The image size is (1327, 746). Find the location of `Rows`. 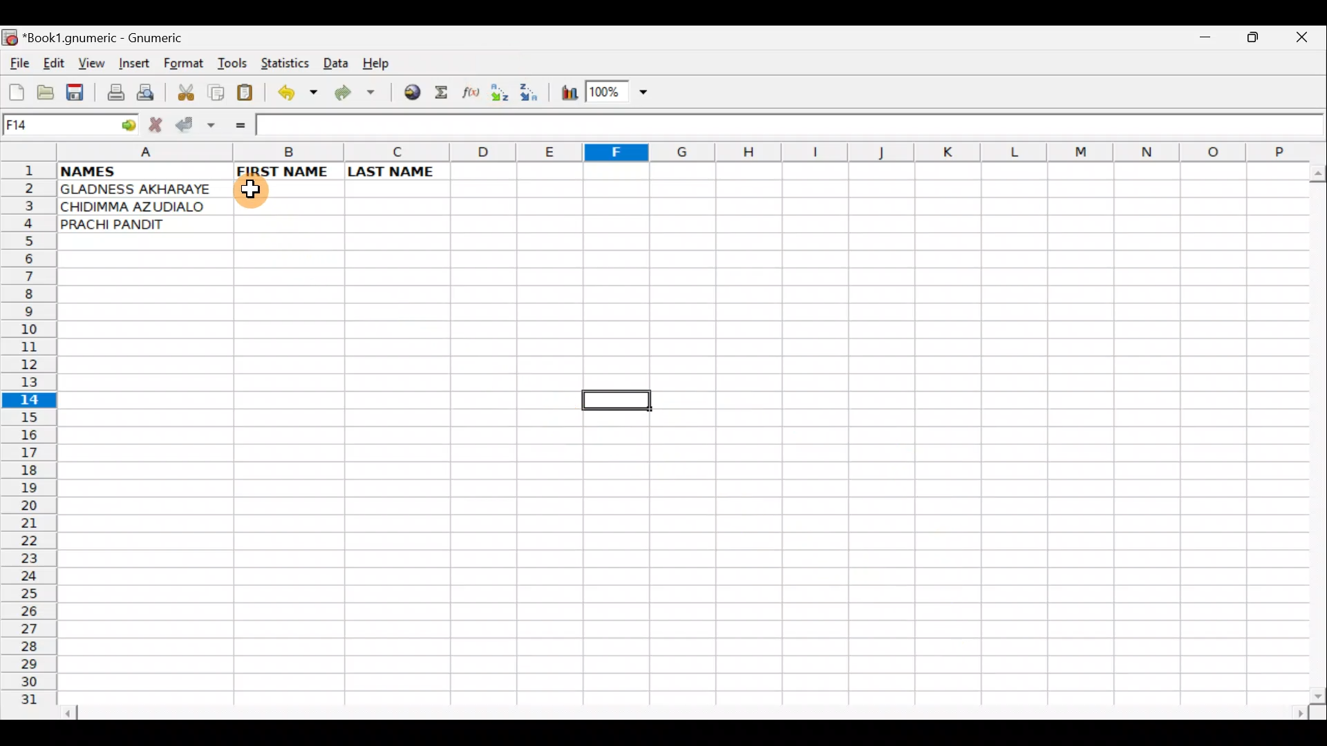

Rows is located at coordinates (29, 441).